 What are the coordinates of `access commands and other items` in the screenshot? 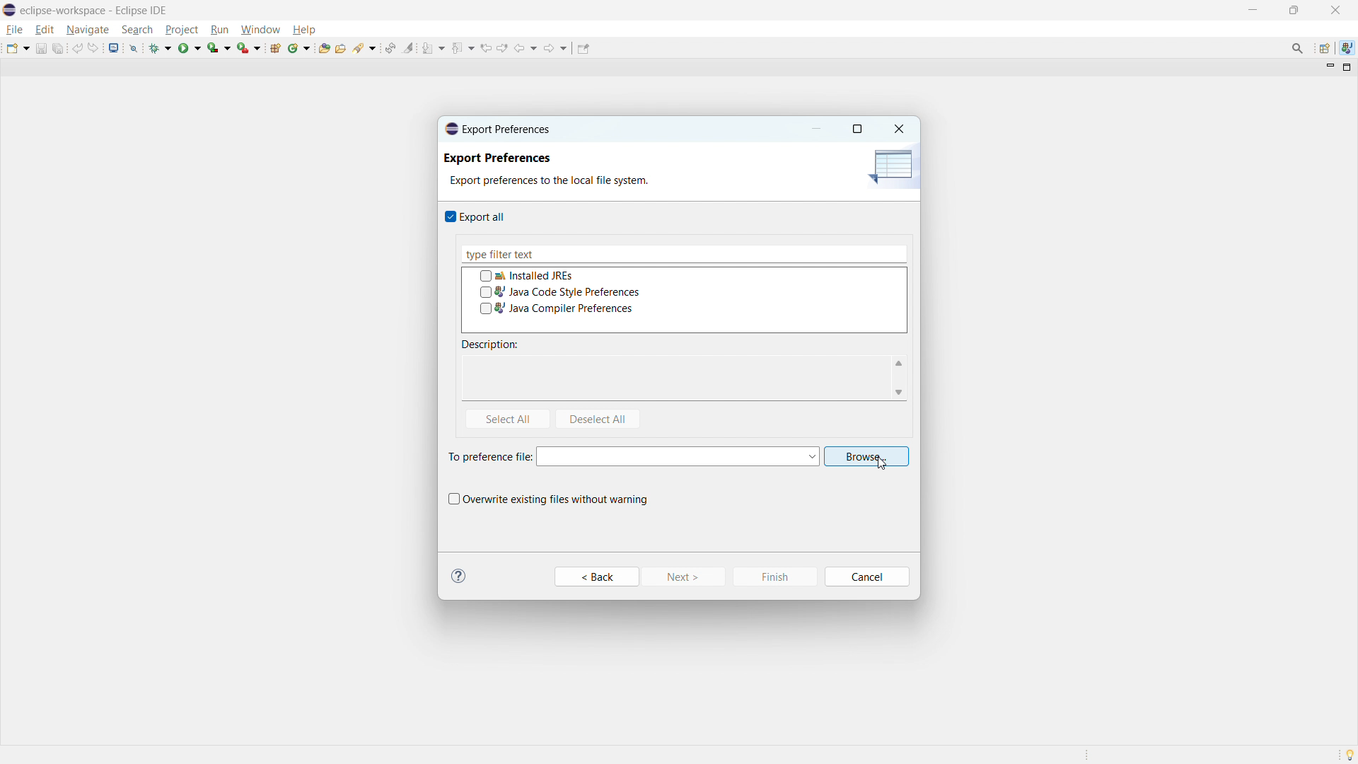 It's located at (1298, 47).